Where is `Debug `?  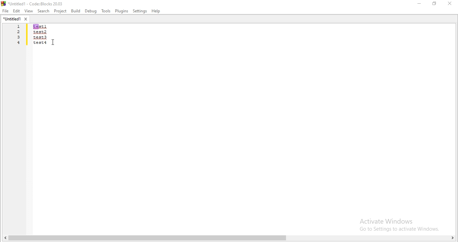 Debug  is located at coordinates (90, 10).